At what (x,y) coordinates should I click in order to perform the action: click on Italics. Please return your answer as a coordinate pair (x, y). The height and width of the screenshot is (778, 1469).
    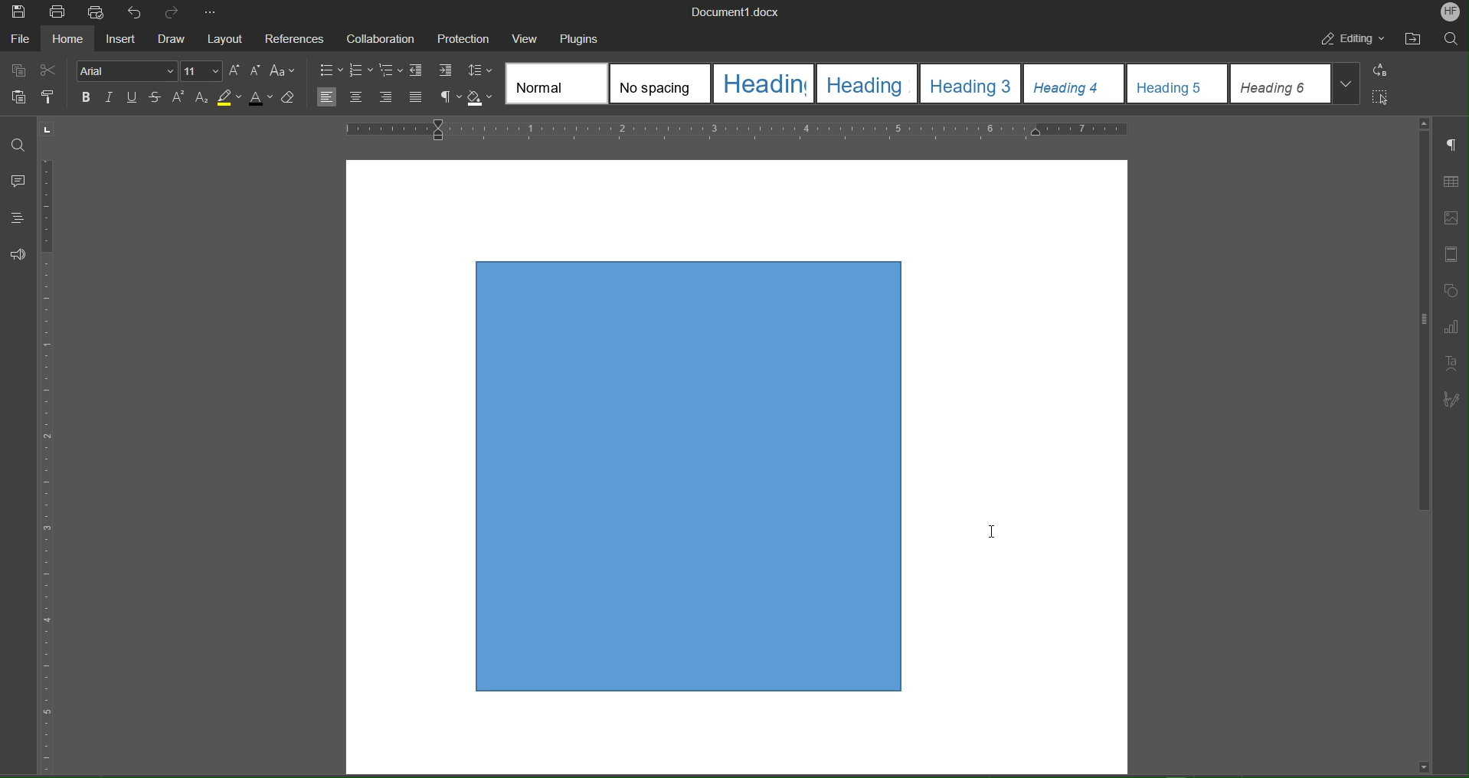
    Looking at the image, I should click on (111, 97).